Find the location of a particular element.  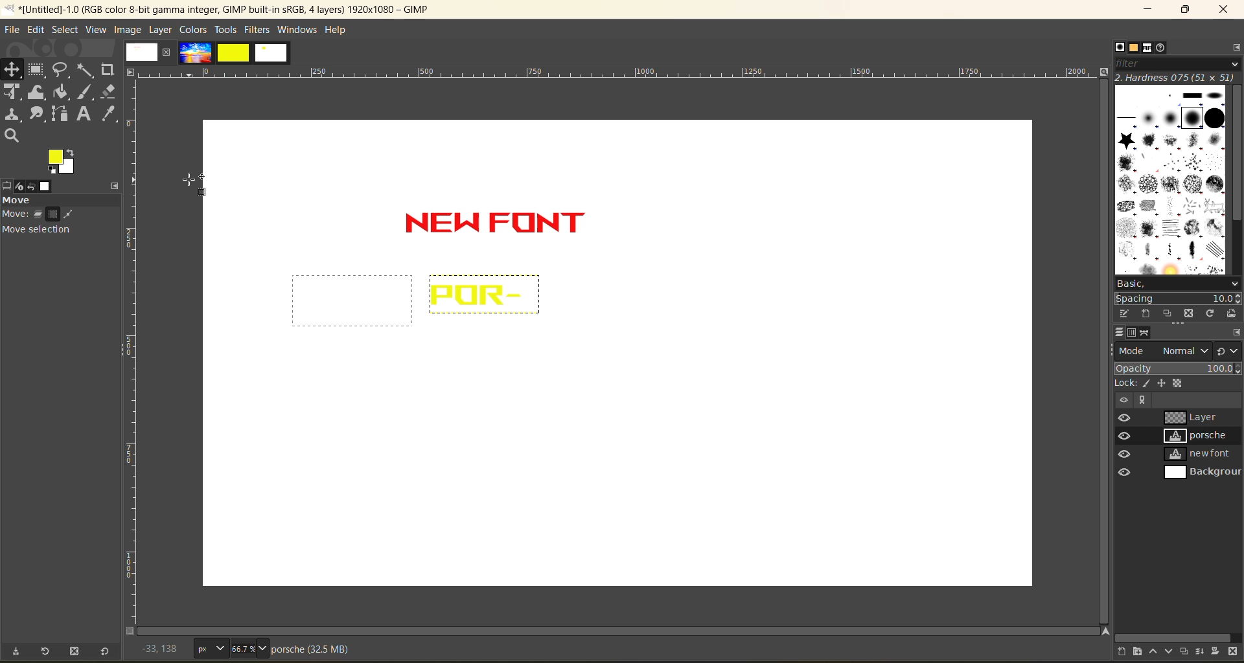

vertical scroll bar is located at coordinates (1099, 199).